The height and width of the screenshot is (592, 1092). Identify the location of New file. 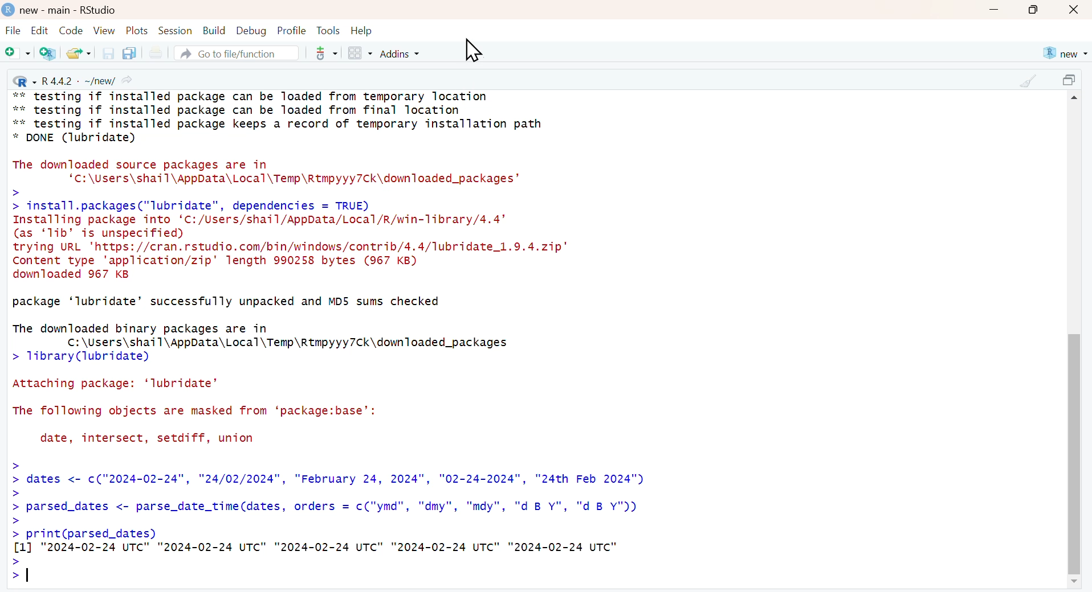
(18, 54).